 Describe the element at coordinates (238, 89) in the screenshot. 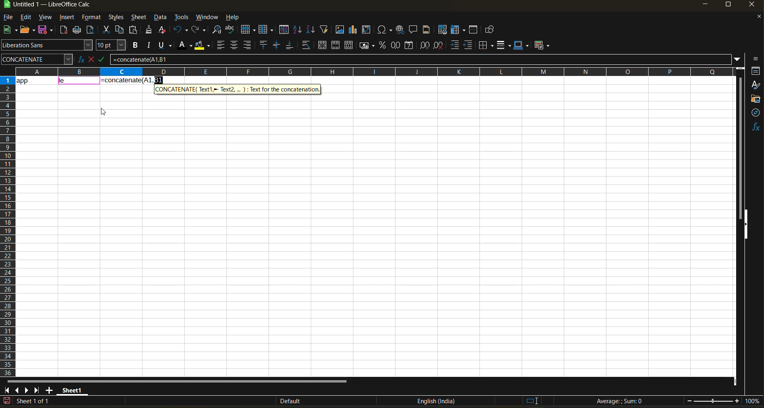

I see `tool tip` at that location.